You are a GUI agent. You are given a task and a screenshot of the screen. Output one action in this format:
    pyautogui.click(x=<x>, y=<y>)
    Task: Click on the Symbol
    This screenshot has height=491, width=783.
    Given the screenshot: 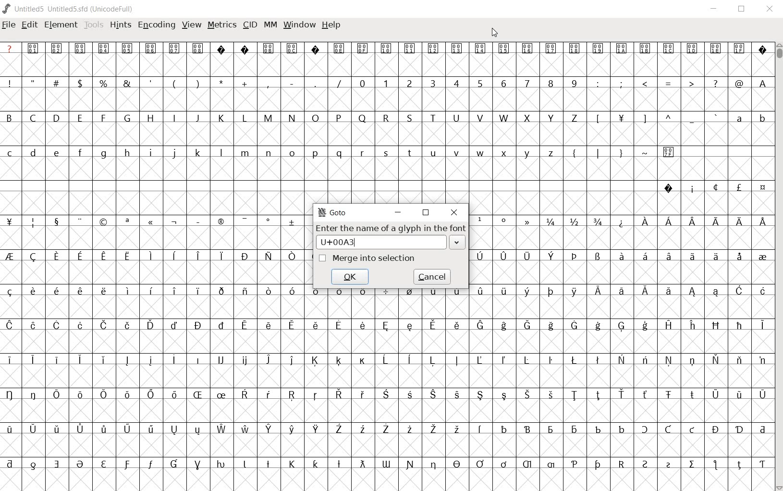 What is the action you would take?
    pyautogui.click(x=81, y=465)
    